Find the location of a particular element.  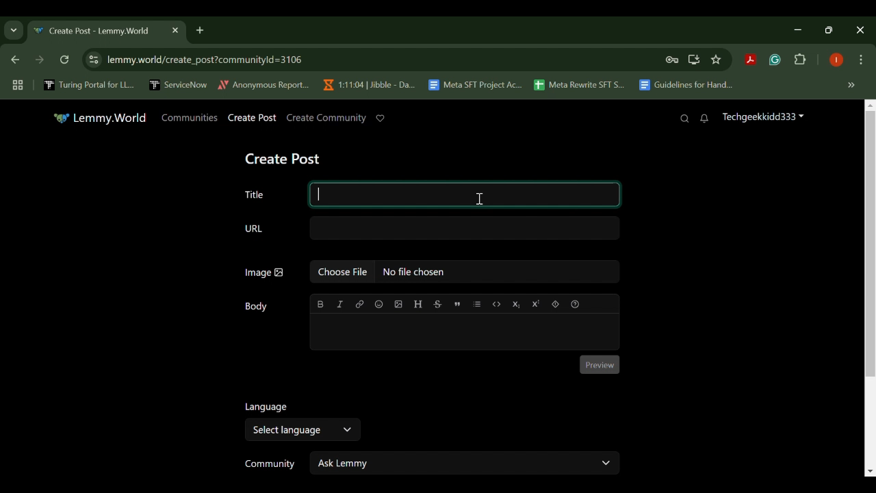

italic is located at coordinates (340, 304).